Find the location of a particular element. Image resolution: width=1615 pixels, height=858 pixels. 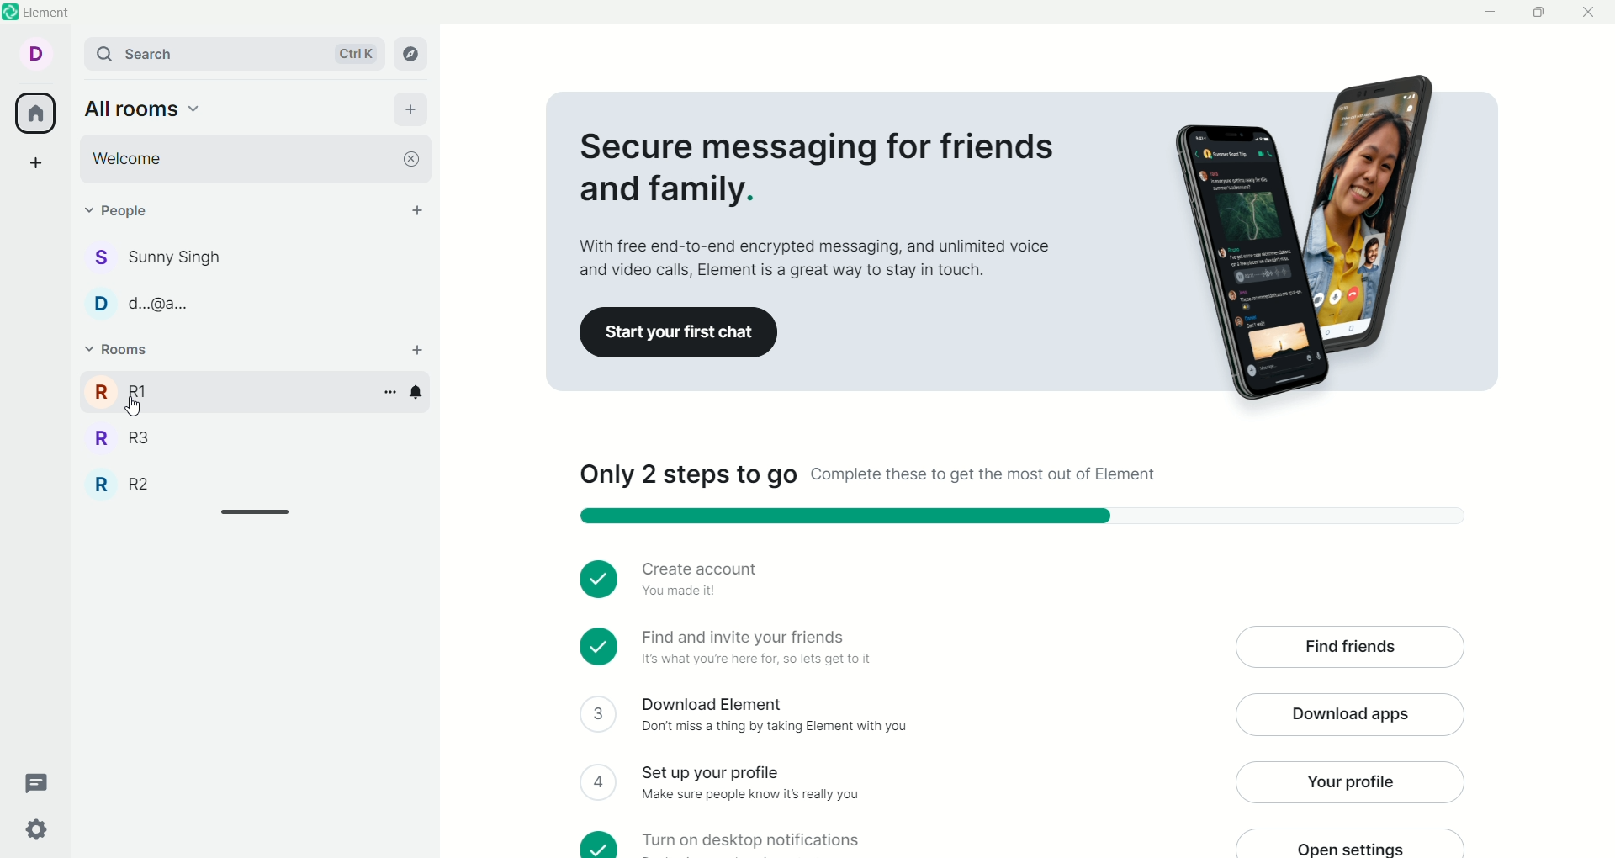

maximize is located at coordinates (1538, 13).